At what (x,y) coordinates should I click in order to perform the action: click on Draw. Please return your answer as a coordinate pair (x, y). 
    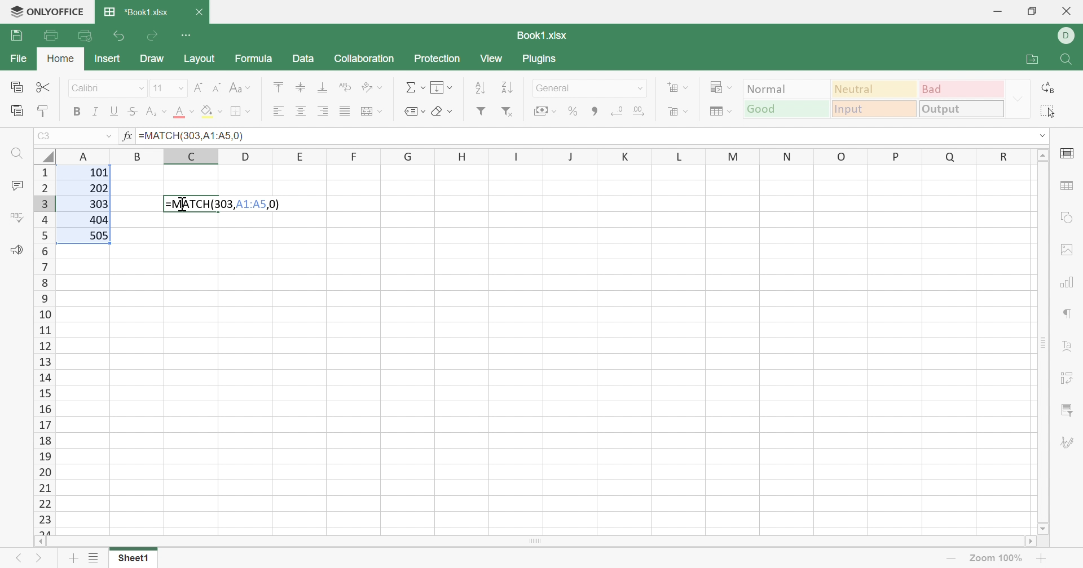
    Looking at the image, I should click on (153, 60).